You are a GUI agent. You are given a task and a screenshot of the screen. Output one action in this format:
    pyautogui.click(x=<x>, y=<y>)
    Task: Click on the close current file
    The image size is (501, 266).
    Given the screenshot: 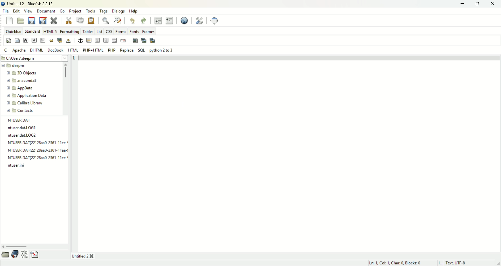 What is the action you would take?
    pyautogui.click(x=53, y=20)
    